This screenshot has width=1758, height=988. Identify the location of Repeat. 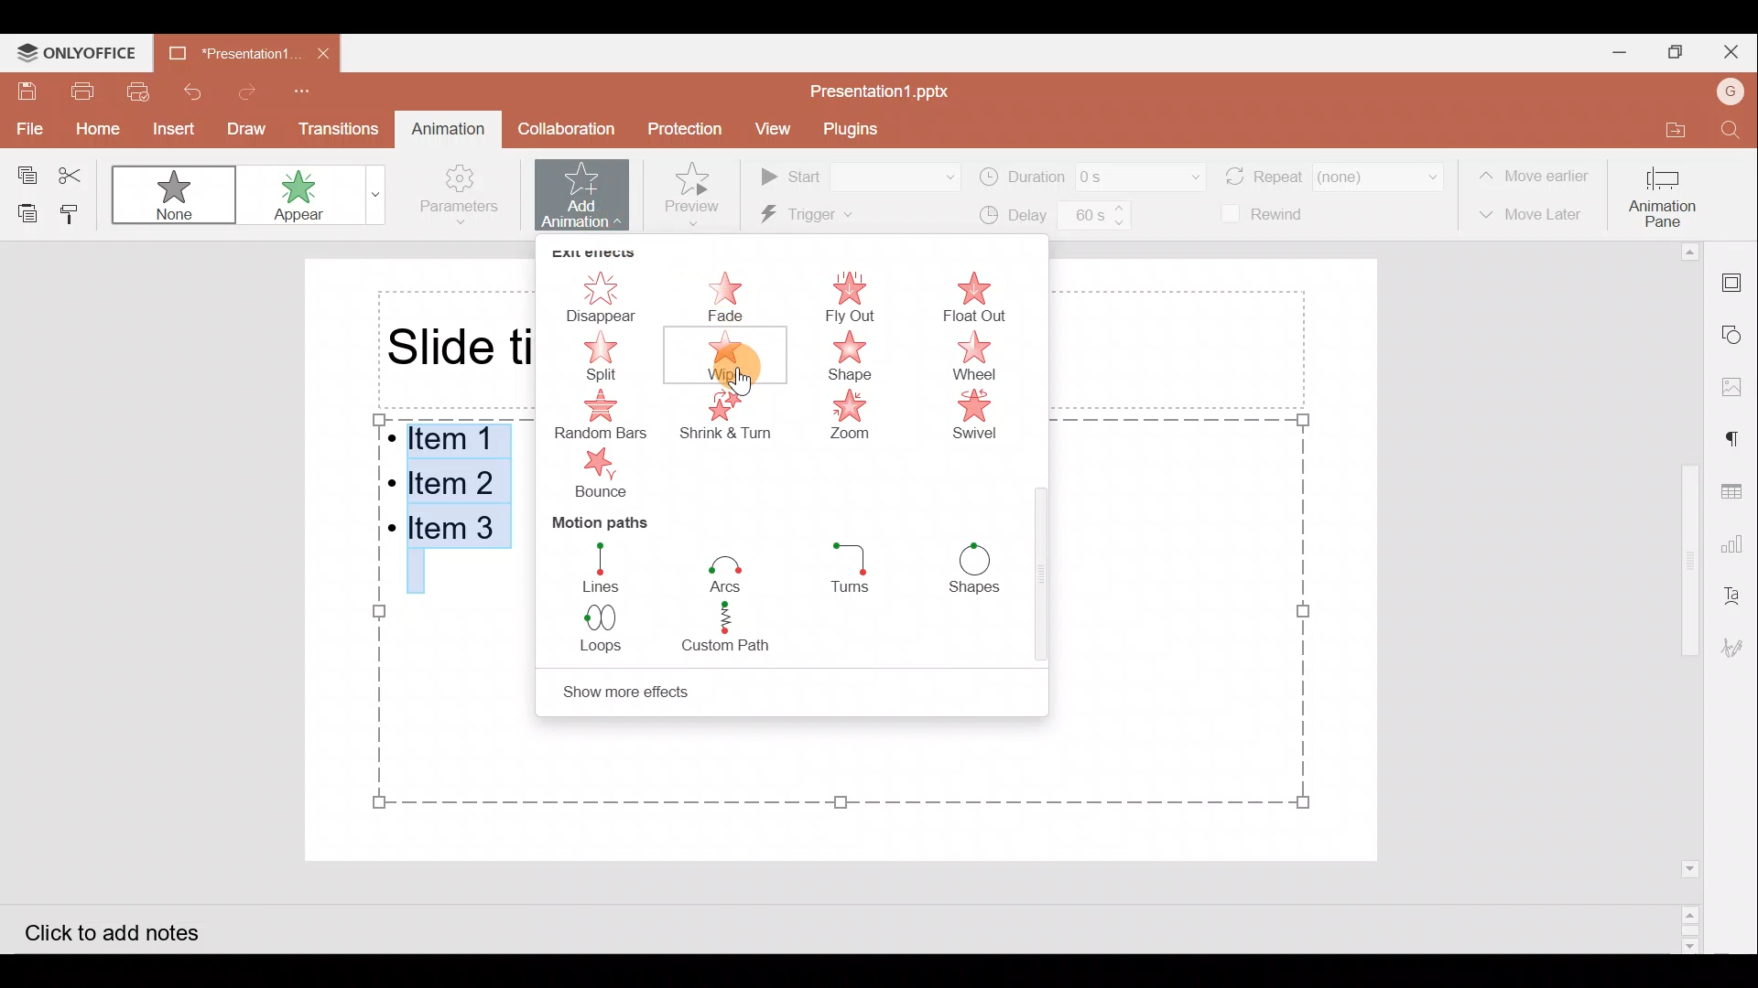
(1336, 174).